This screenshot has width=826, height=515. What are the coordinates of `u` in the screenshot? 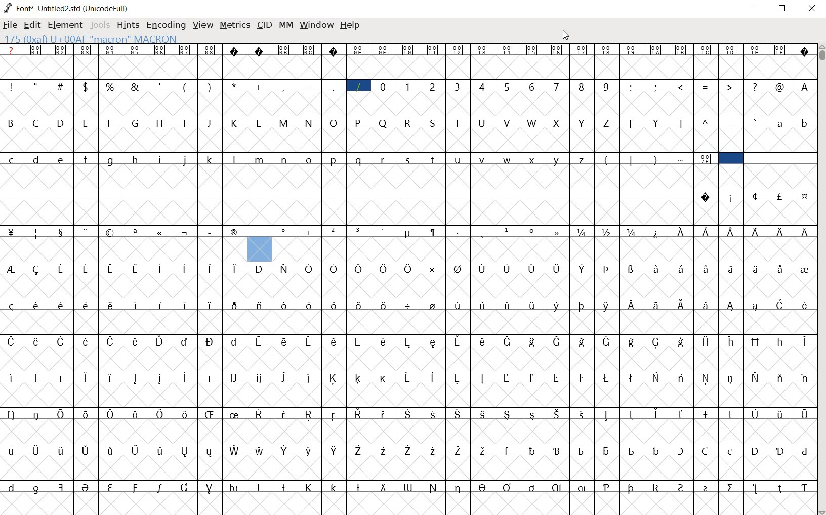 It's located at (459, 160).